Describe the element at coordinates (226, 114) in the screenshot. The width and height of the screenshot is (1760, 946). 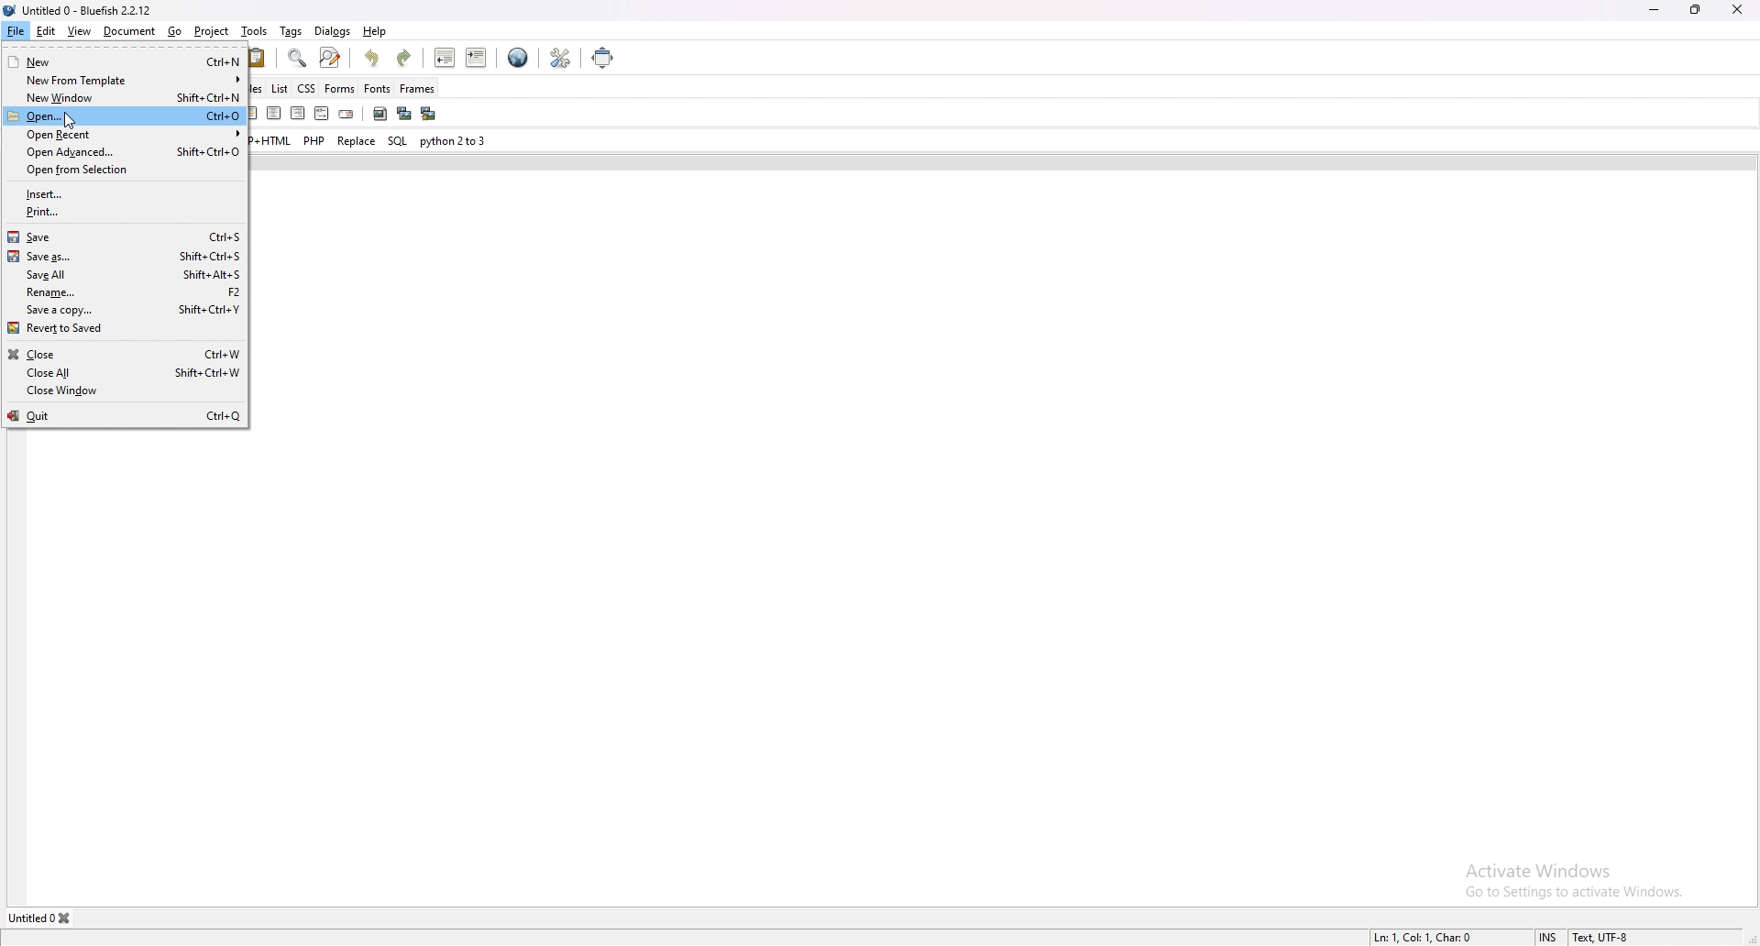
I see `anchor` at that location.